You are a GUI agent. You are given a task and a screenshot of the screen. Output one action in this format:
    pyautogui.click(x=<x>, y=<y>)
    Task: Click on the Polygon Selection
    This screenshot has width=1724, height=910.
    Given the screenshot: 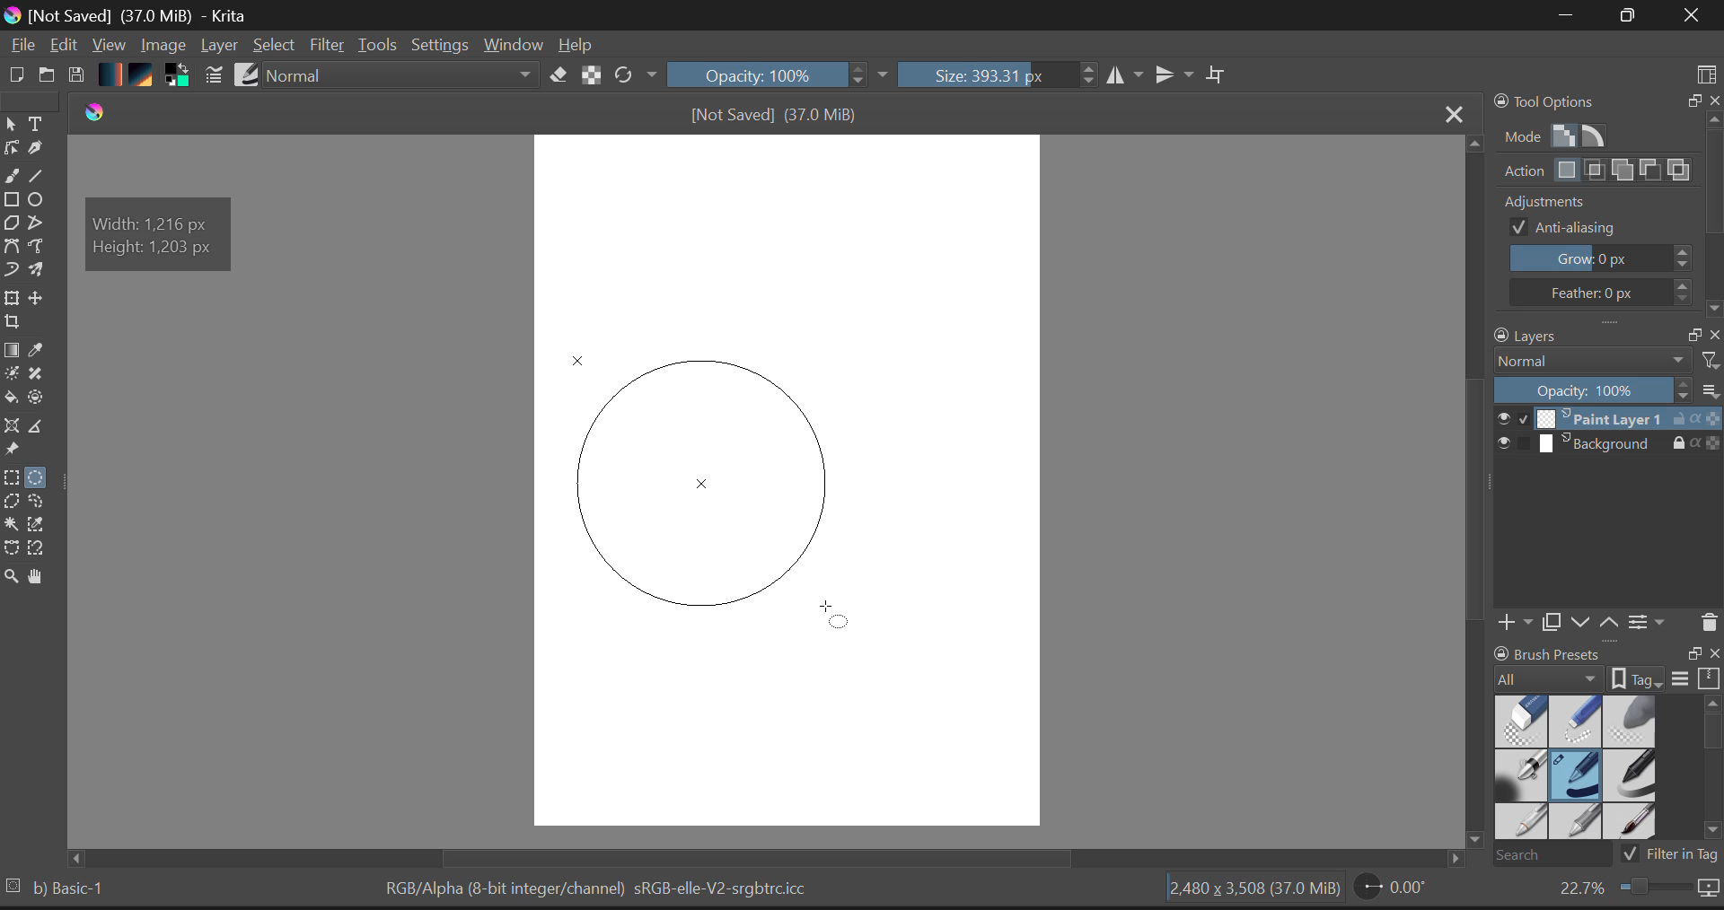 What is the action you would take?
    pyautogui.click(x=14, y=504)
    